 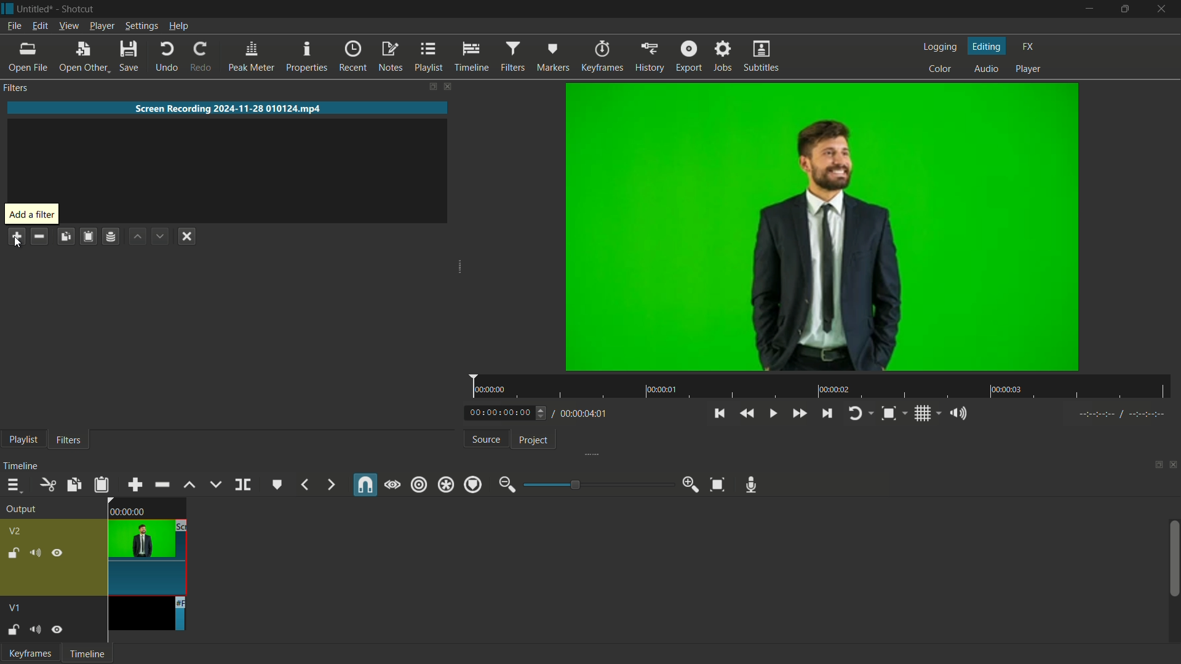 What do you see at coordinates (112, 236) in the screenshot?
I see `save filter set` at bounding box center [112, 236].